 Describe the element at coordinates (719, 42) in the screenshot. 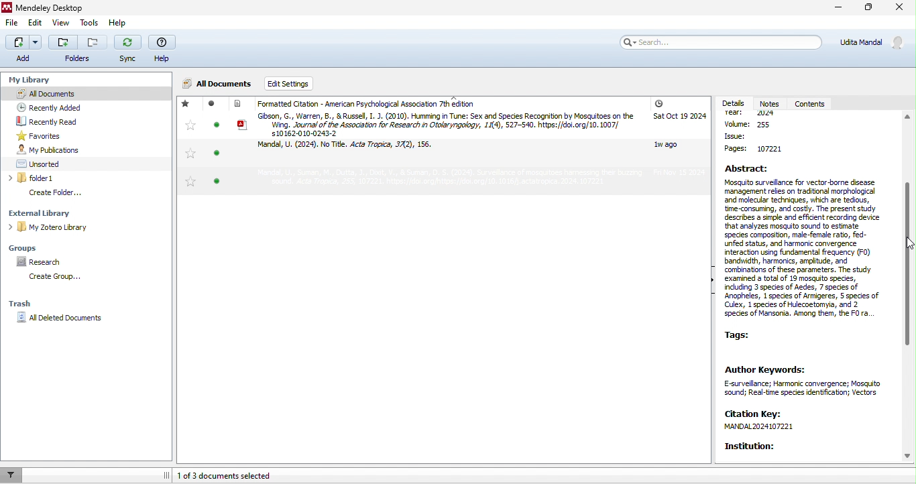

I see `search bar` at that location.